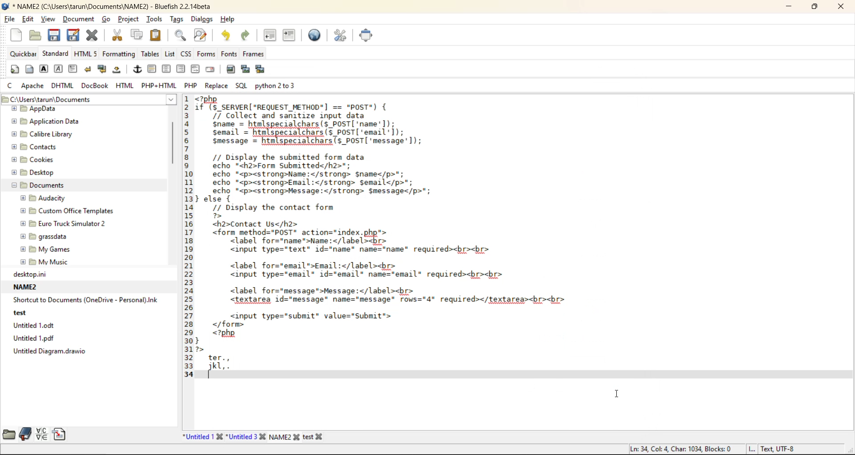 The width and height of the screenshot is (855, 455). I want to click on redo, so click(247, 35).